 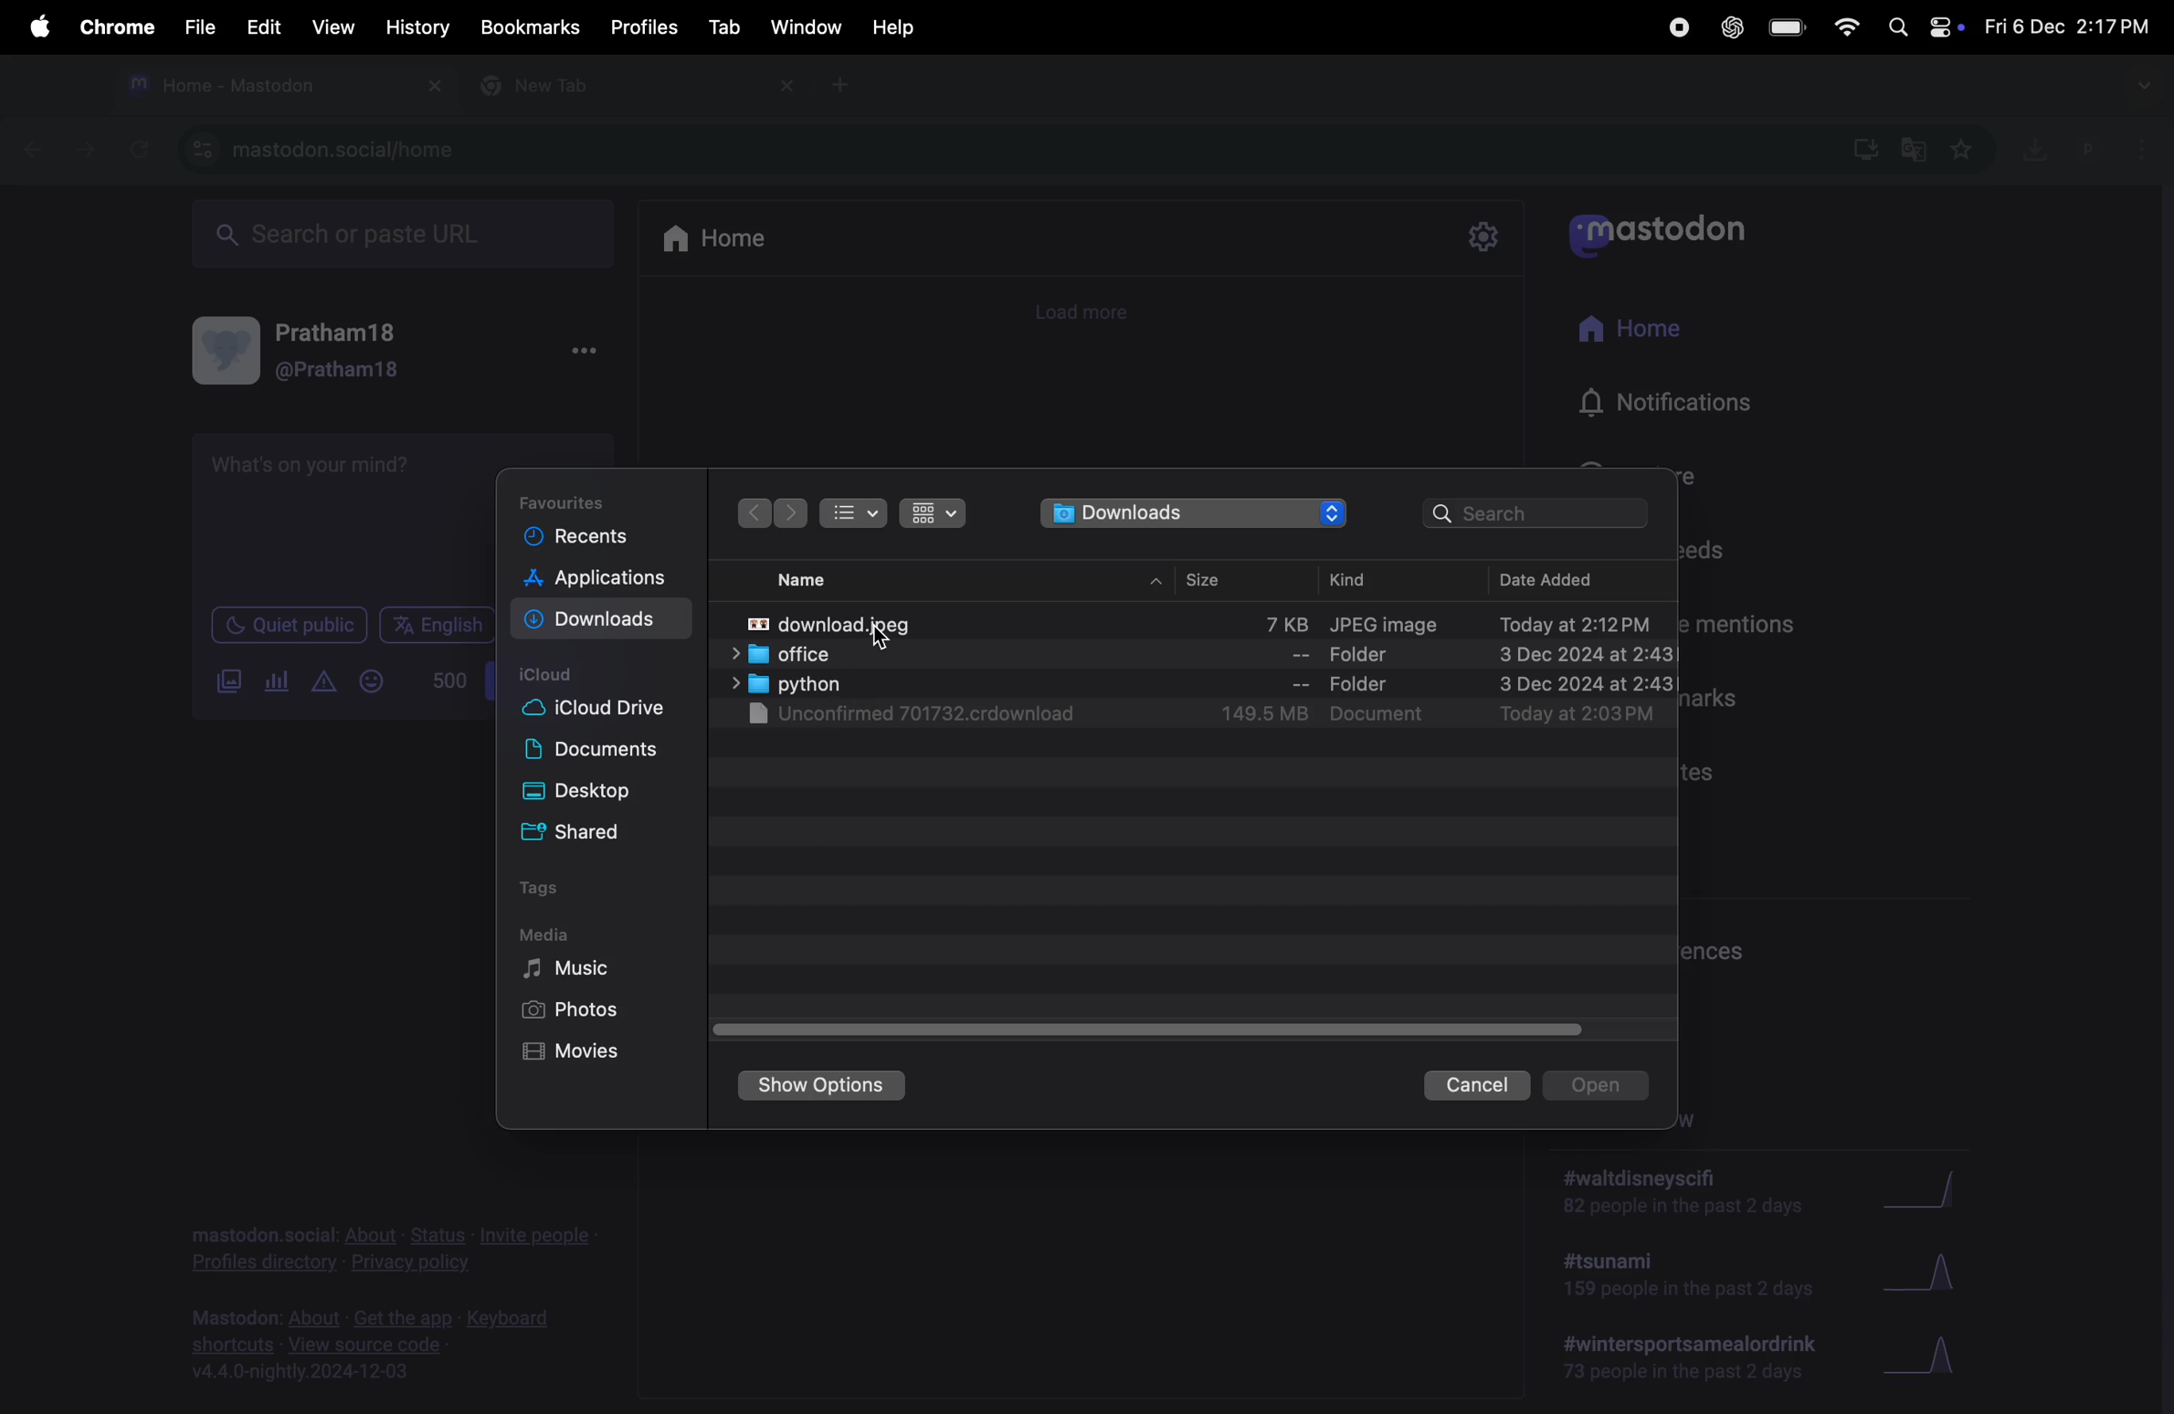 I want to click on download, so click(x=599, y=622).